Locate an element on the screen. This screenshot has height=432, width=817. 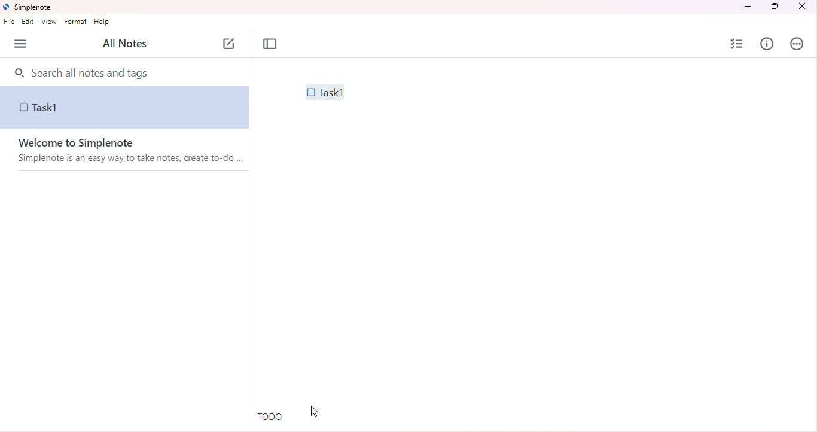
insert checklist is located at coordinates (738, 44).